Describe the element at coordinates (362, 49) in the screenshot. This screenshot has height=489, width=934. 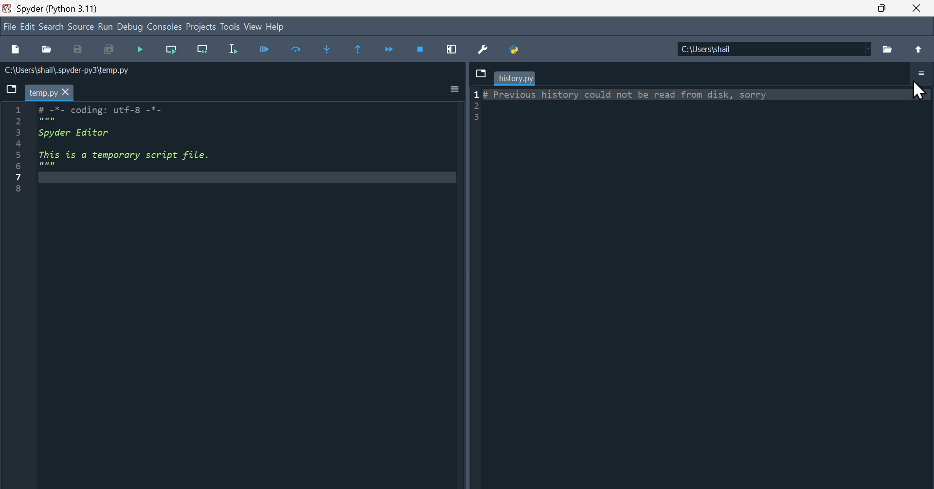
I see `execute until same function returns` at that location.